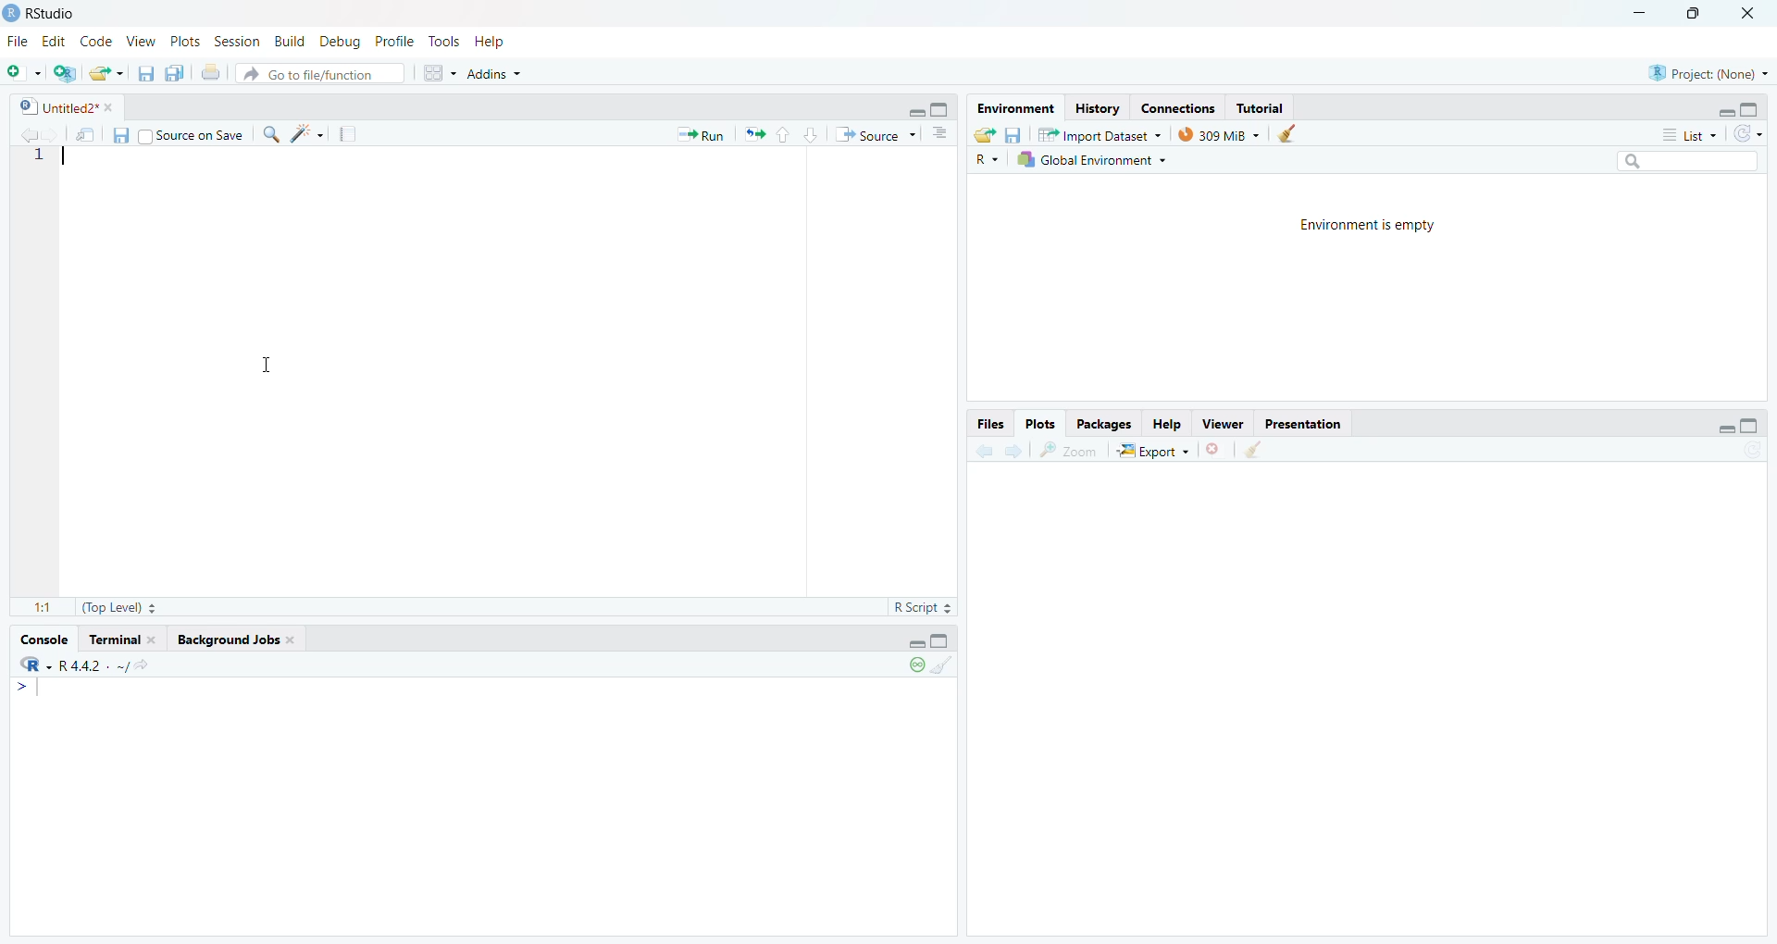 This screenshot has height=944, width=1777. Describe the element at coordinates (1014, 134) in the screenshot. I see `save` at that location.